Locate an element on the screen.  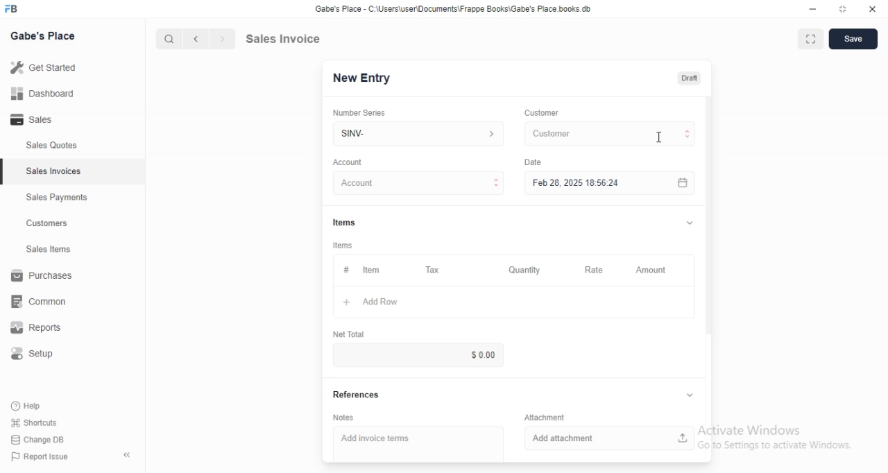
close is located at coordinates (872, 10).